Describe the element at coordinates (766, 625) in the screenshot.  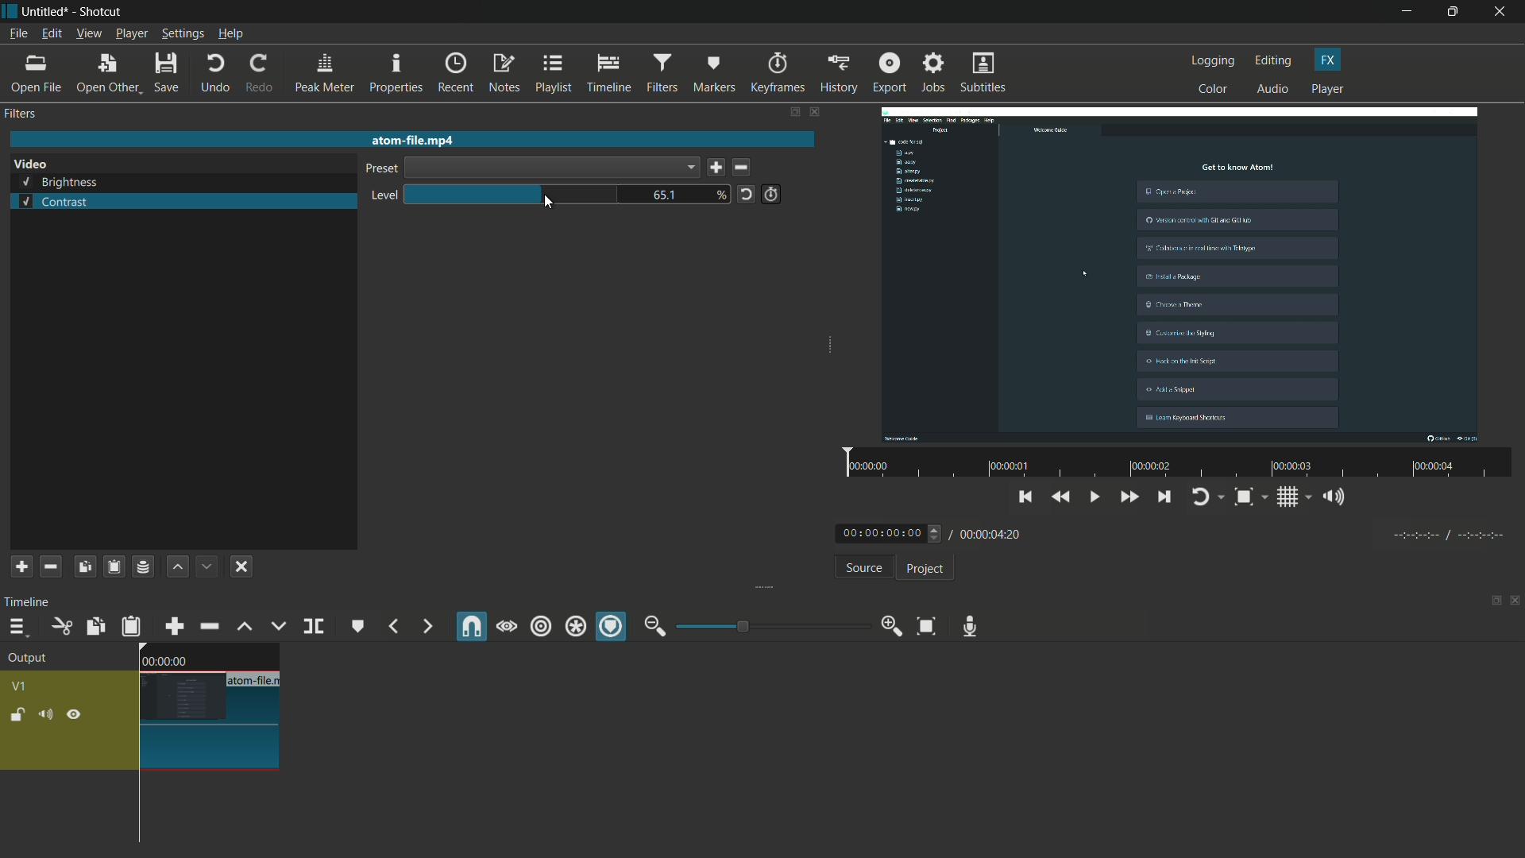
I see `zoom bar` at that location.